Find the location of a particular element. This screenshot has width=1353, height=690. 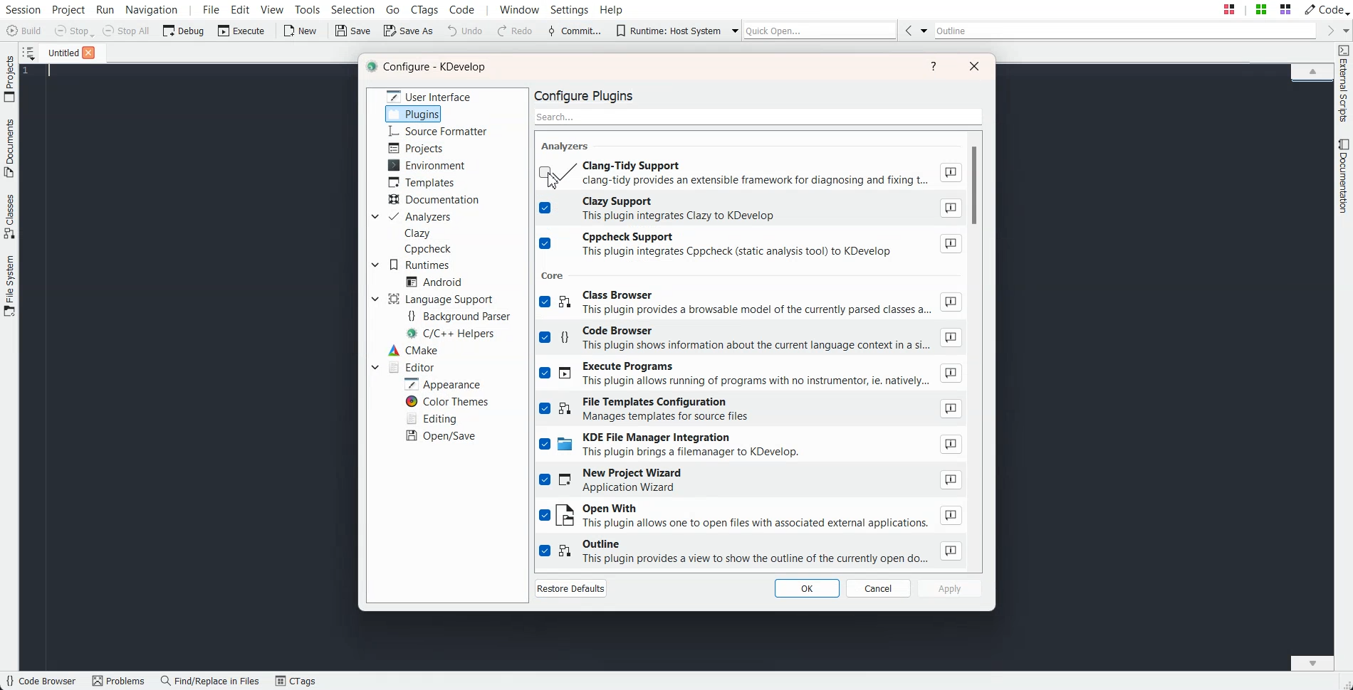

Drop down box is located at coordinates (731, 30).